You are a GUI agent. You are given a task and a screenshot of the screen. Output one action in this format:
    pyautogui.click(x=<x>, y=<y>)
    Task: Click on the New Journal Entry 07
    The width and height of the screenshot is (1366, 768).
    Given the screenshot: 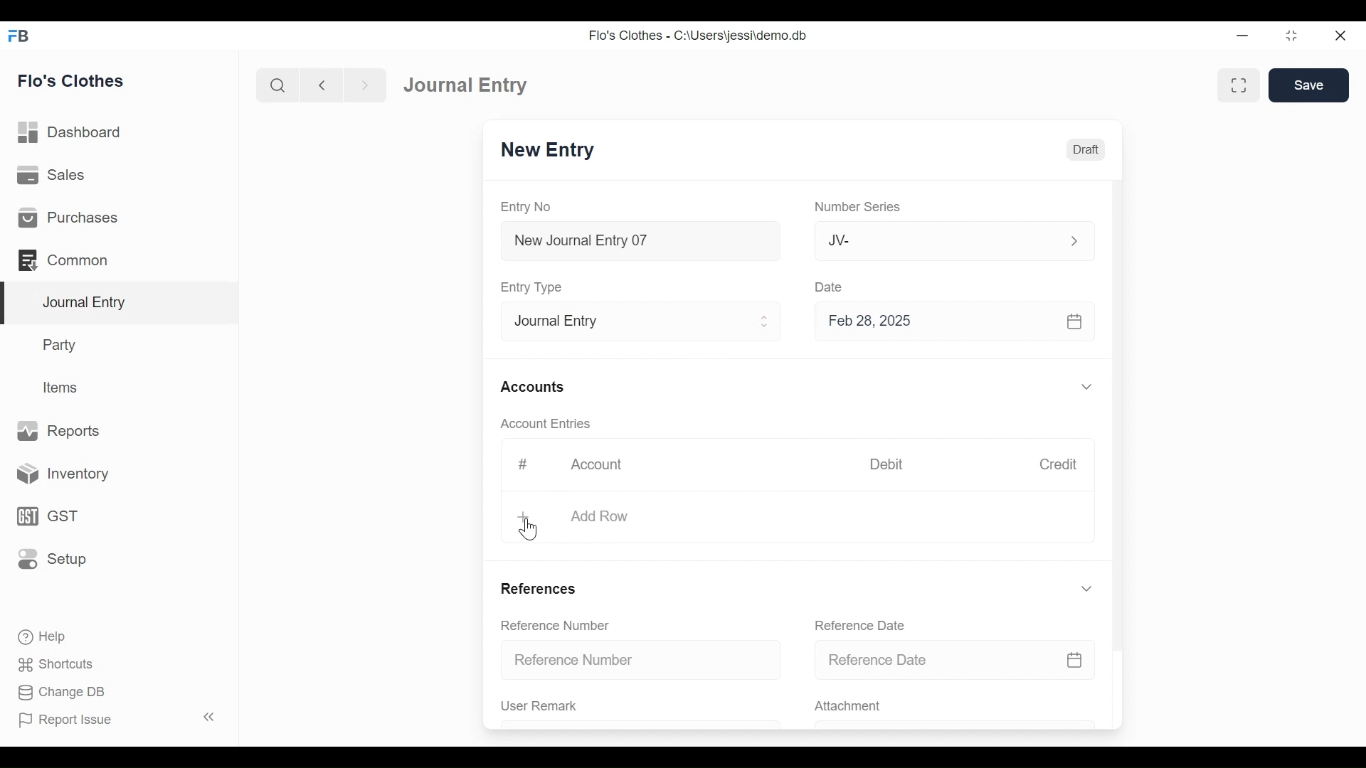 What is the action you would take?
    pyautogui.click(x=642, y=243)
    